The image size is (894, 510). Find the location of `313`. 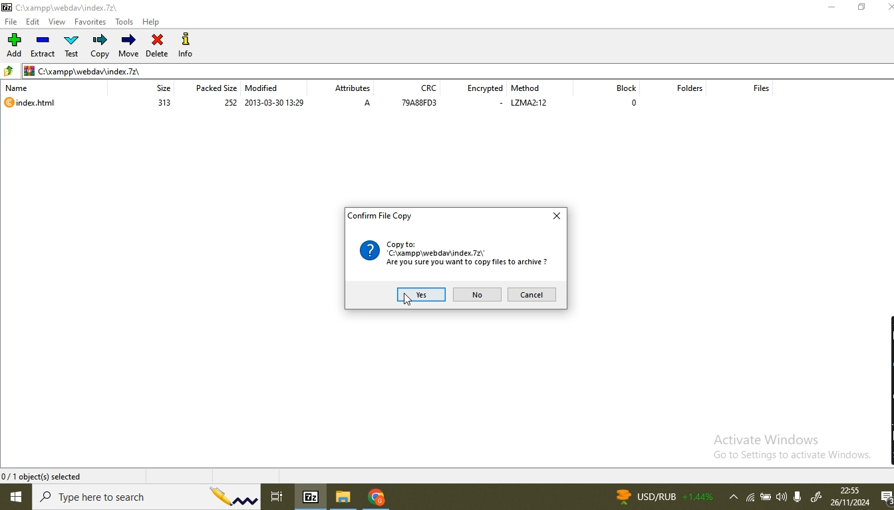

313 is located at coordinates (162, 102).